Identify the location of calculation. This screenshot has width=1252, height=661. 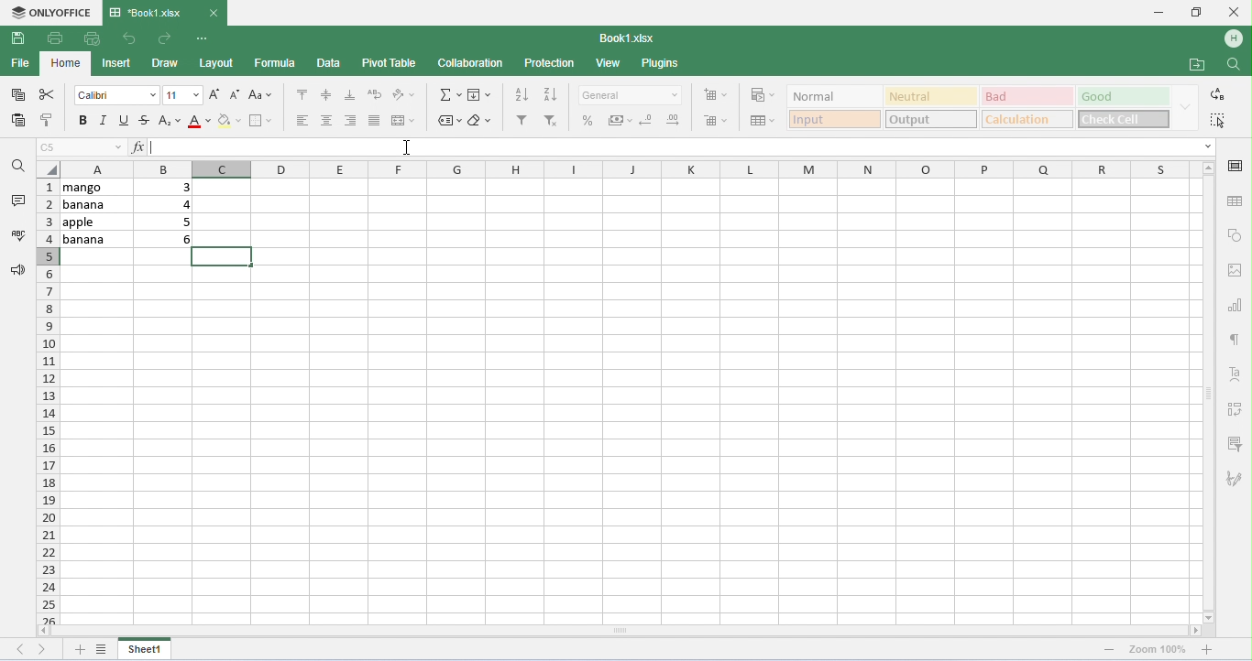
(1027, 119).